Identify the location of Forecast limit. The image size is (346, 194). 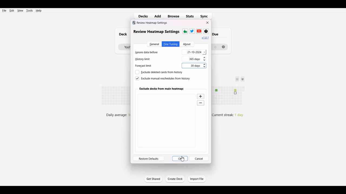
(147, 67).